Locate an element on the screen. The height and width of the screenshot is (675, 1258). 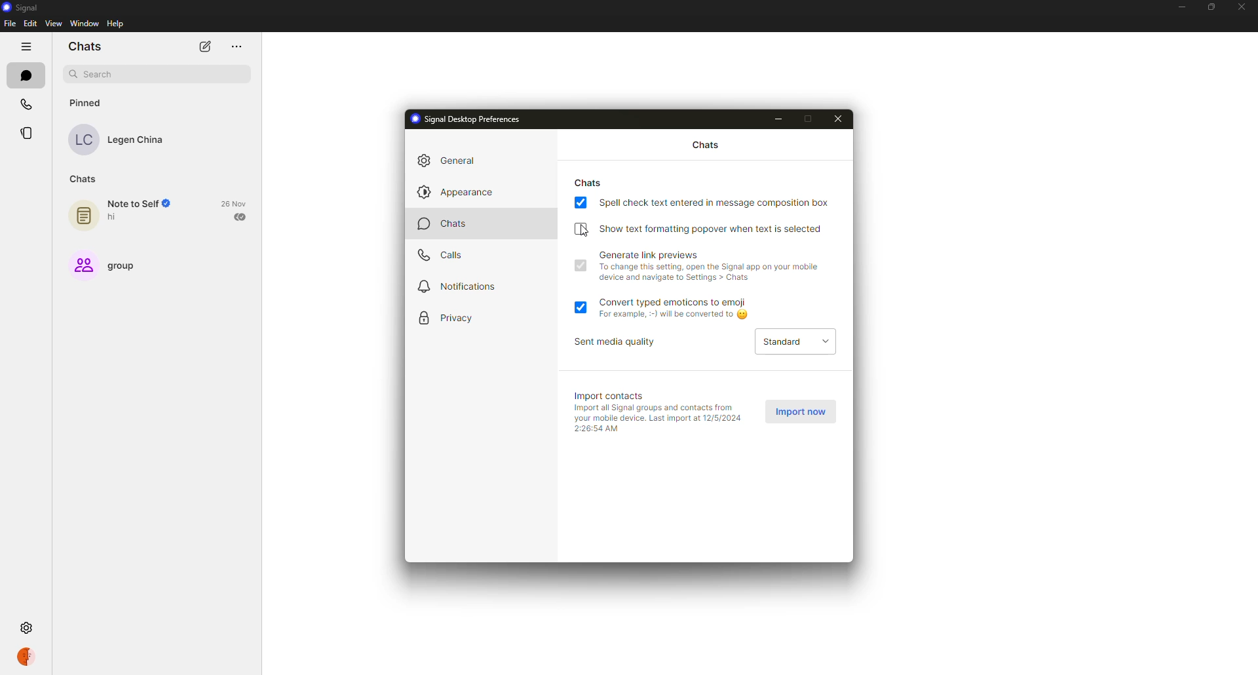
minimize is located at coordinates (1179, 7).